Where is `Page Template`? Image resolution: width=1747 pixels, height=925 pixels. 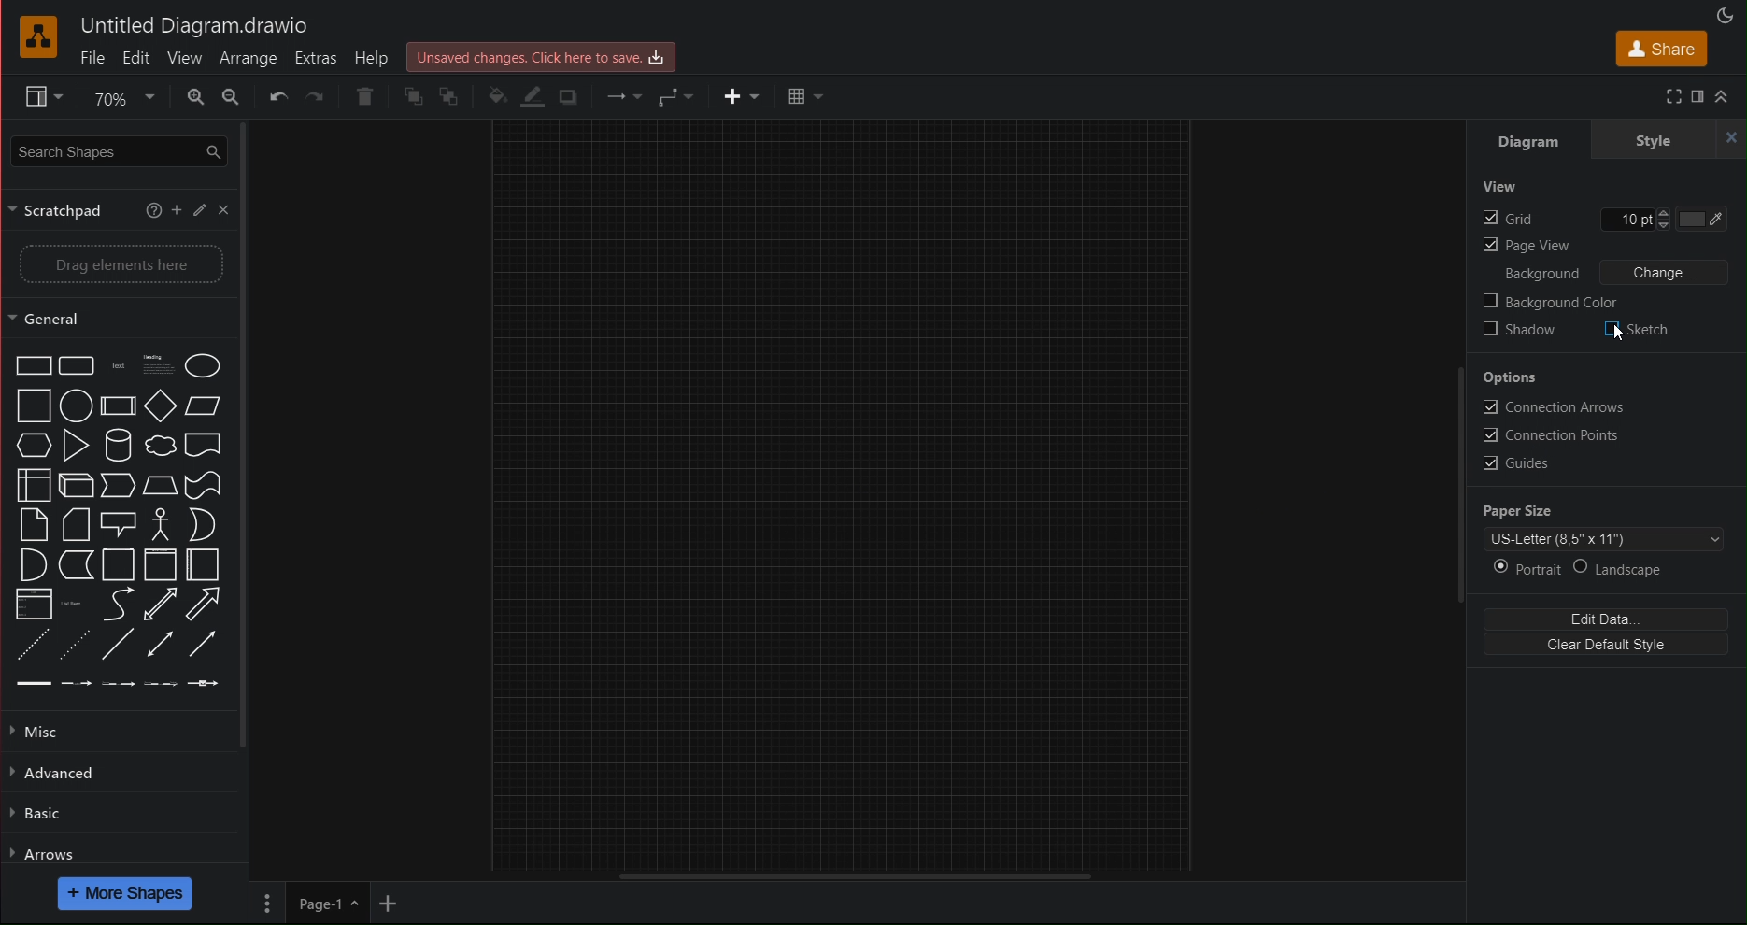 Page Template is located at coordinates (1601, 539).